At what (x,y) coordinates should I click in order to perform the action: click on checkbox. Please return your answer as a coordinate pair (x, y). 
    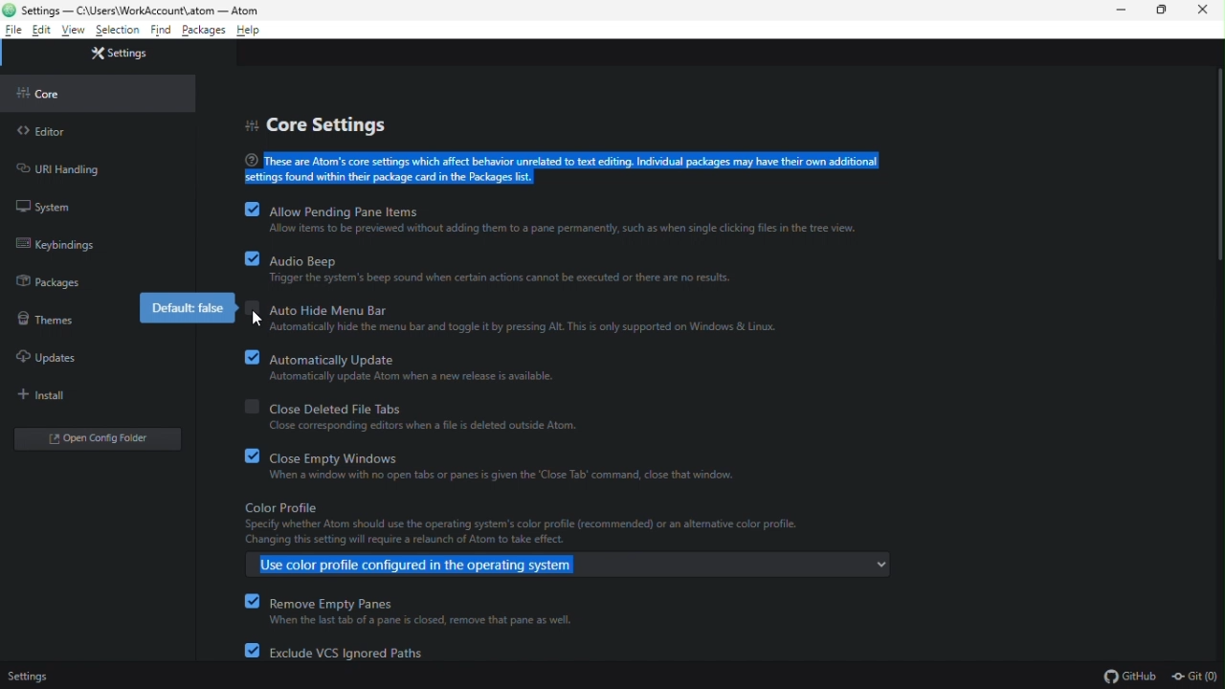
    Looking at the image, I should click on (245, 359).